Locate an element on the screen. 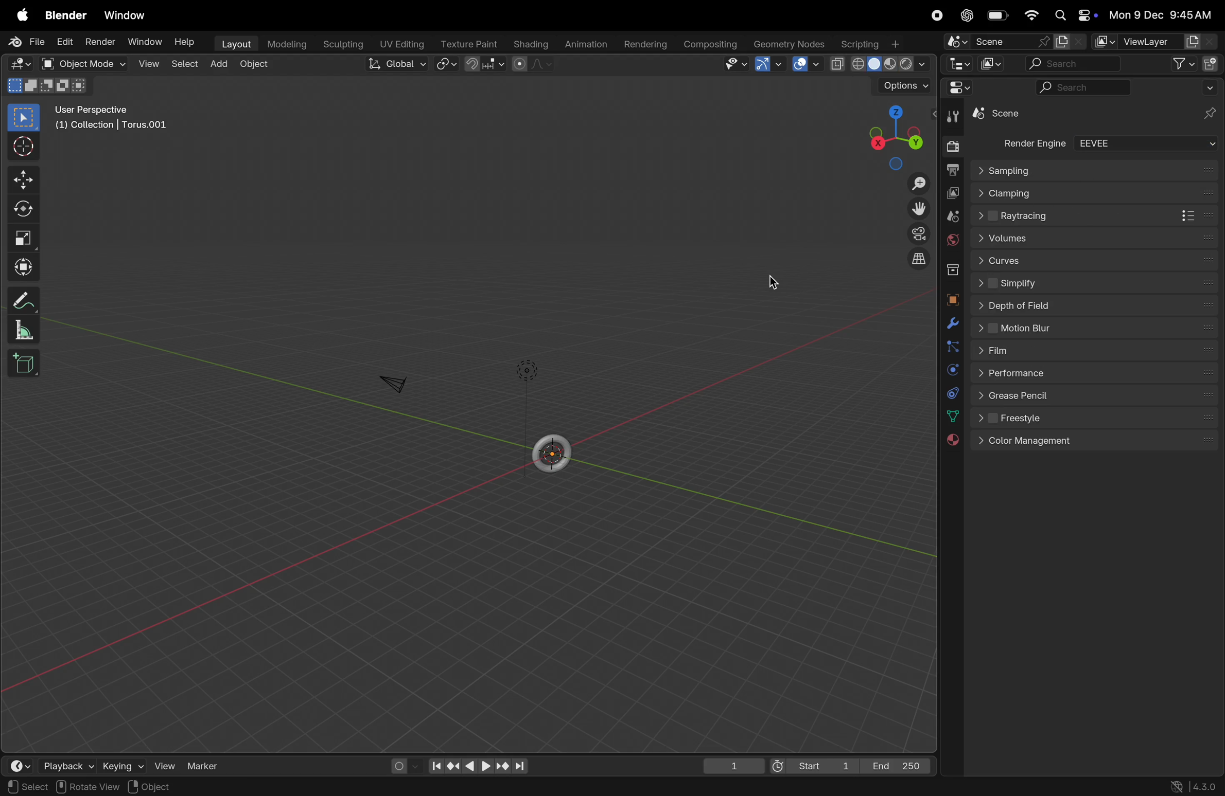 The image size is (1225, 796). editor type is located at coordinates (953, 90).